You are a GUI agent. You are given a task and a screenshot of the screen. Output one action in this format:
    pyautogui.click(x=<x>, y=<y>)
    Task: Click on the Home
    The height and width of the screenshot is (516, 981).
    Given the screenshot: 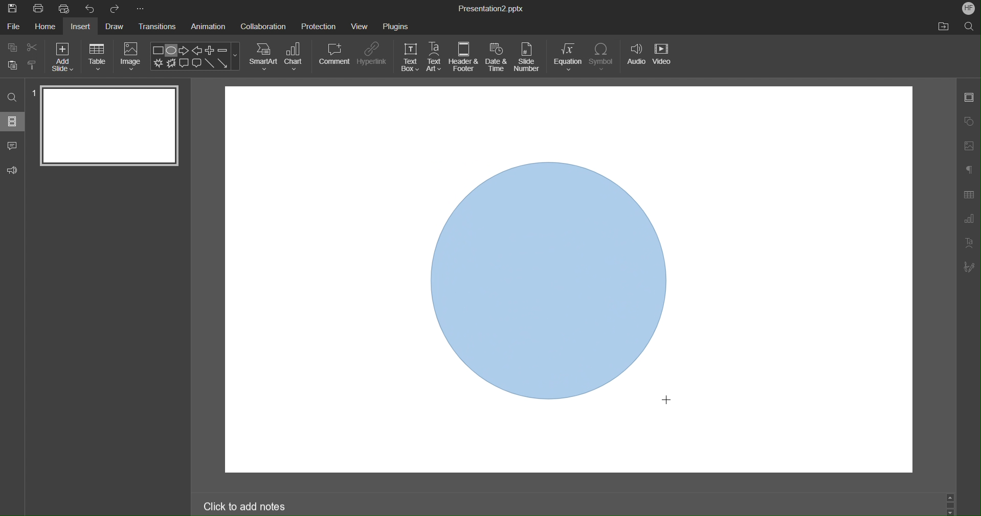 What is the action you would take?
    pyautogui.click(x=44, y=27)
    